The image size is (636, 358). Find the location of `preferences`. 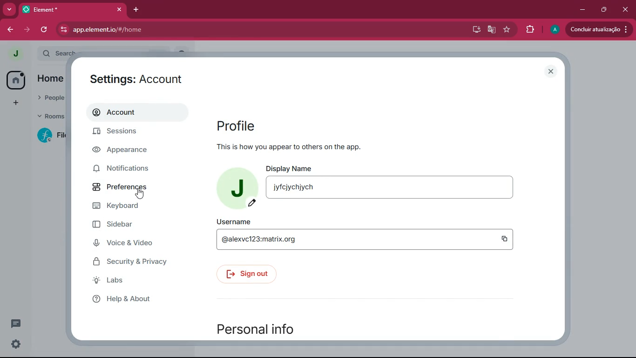

preferences is located at coordinates (127, 191).